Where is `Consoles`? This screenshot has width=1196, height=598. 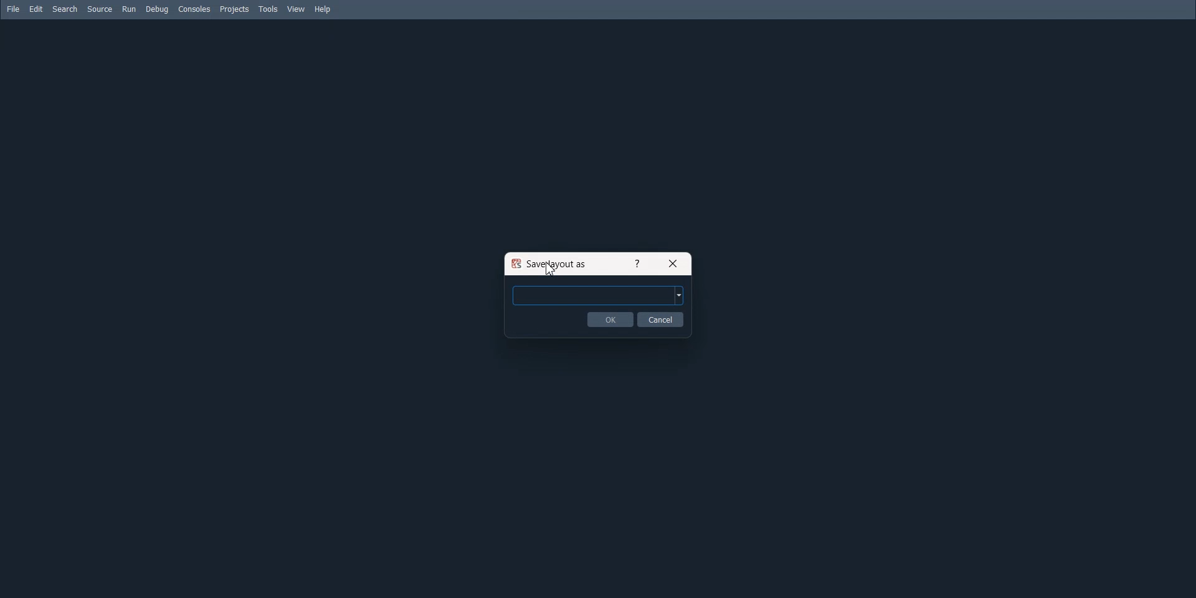 Consoles is located at coordinates (194, 9).